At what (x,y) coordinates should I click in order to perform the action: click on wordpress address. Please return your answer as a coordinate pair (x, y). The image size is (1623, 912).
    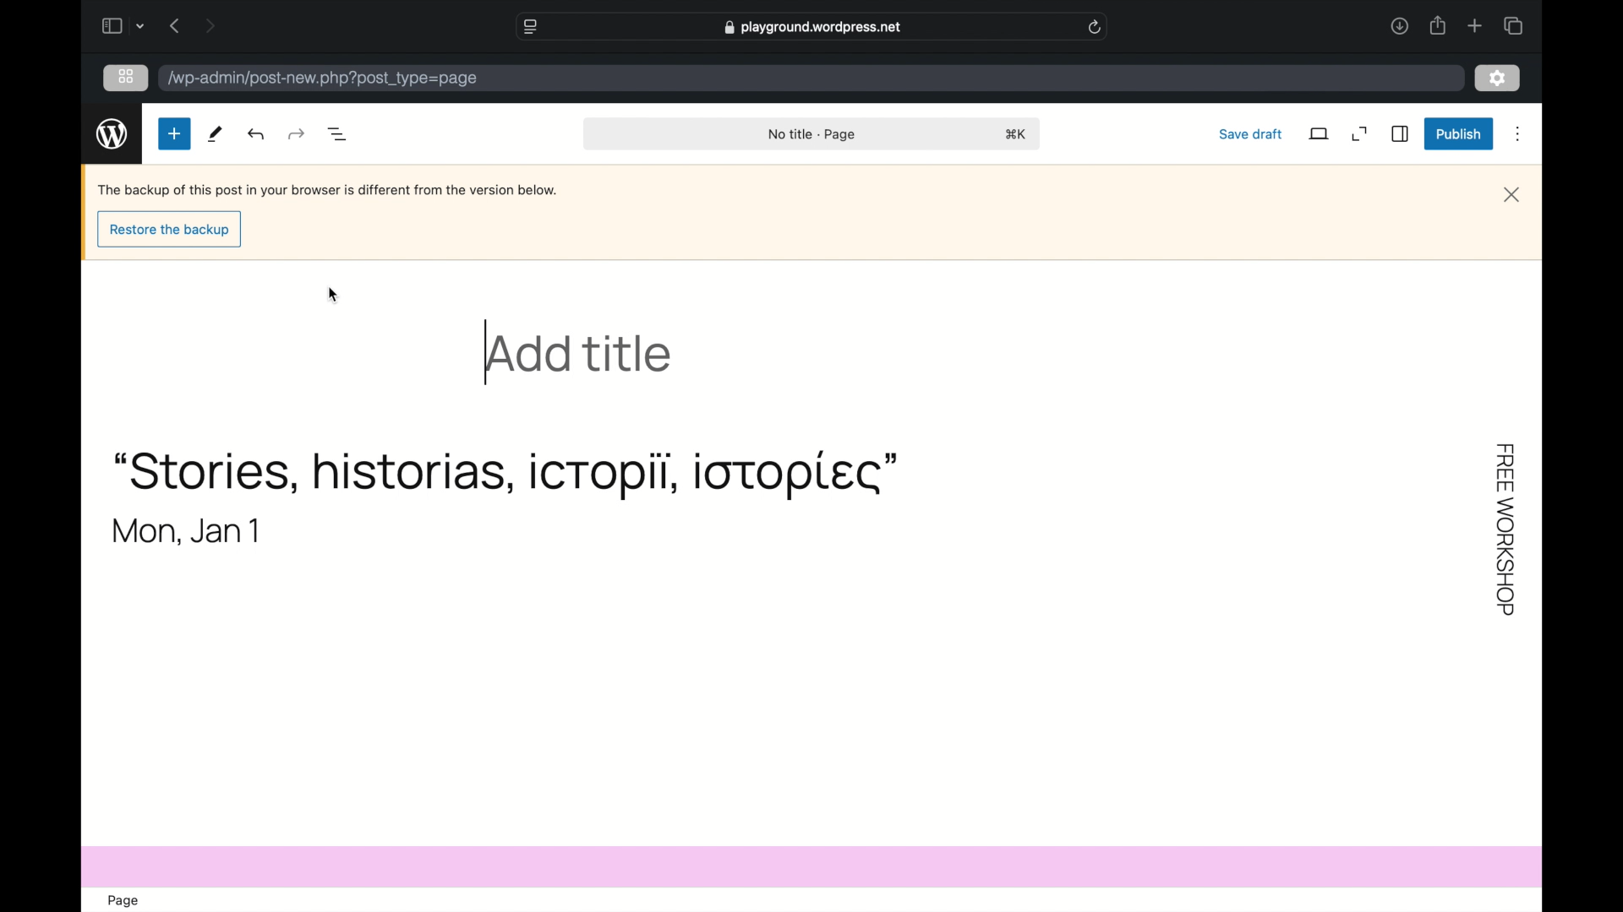
    Looking at the image, I should click on (321, 79).